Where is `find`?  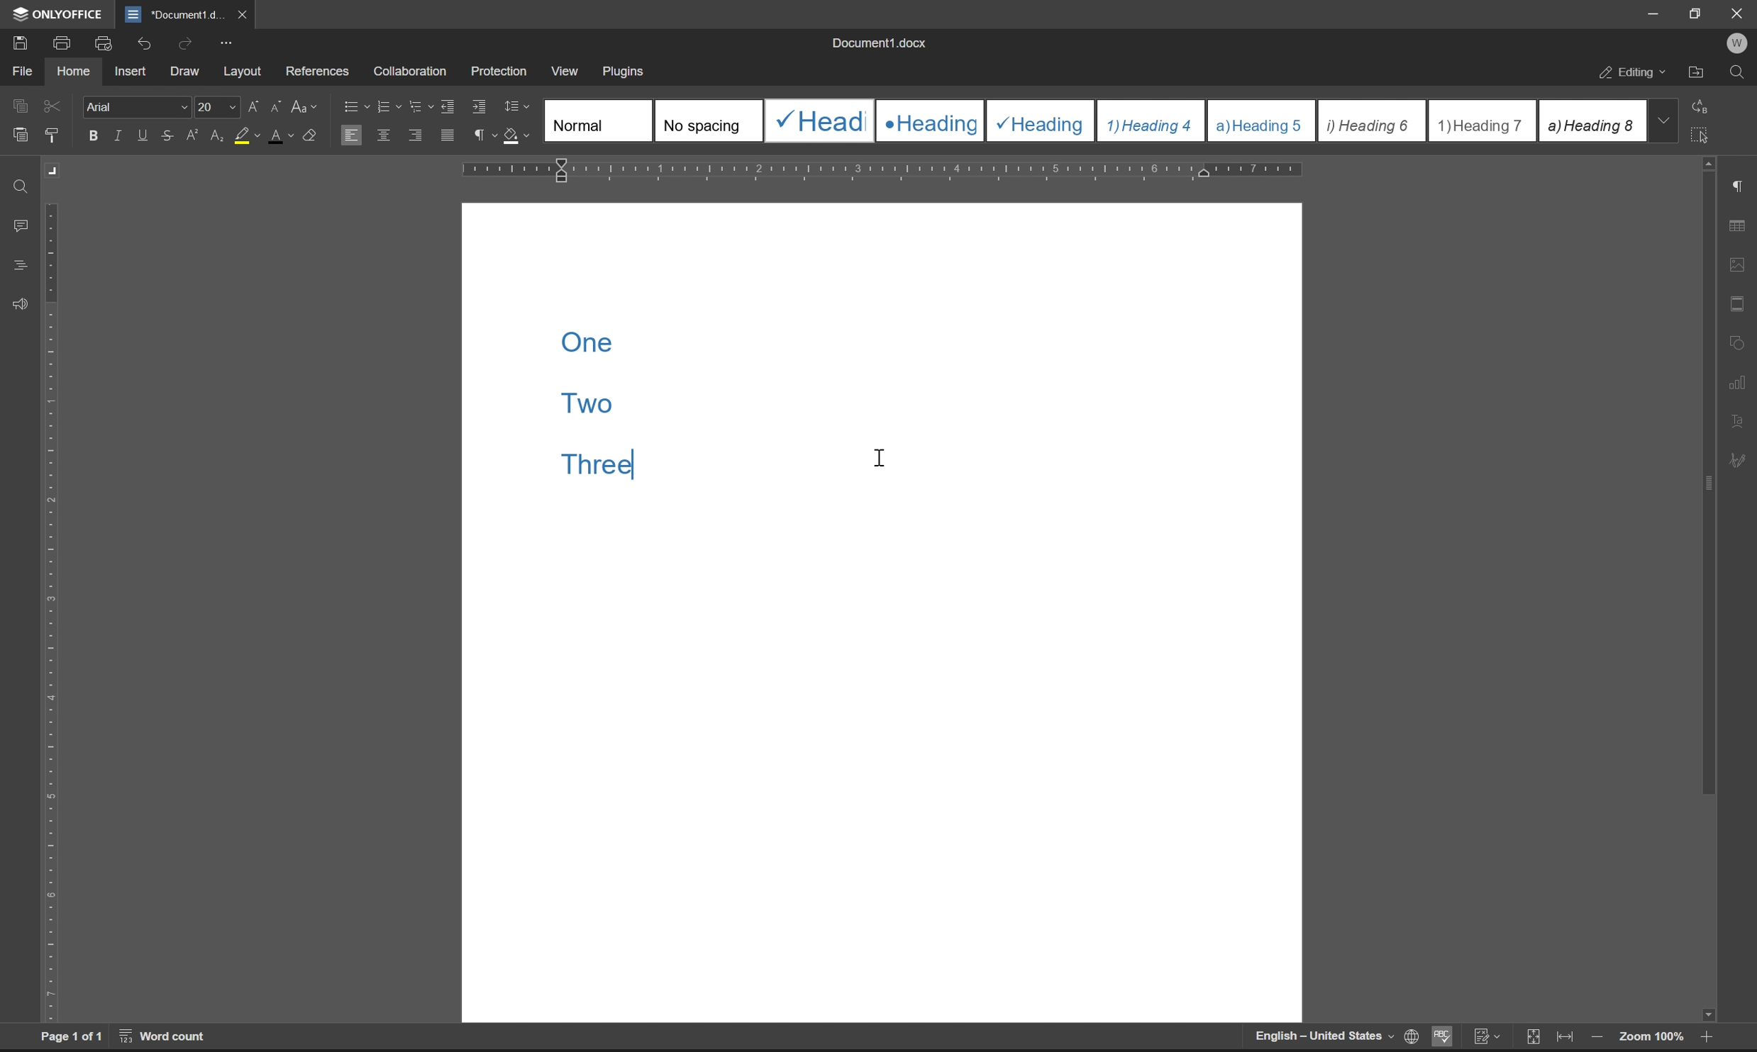 find is located at coordinates (1737, 73).